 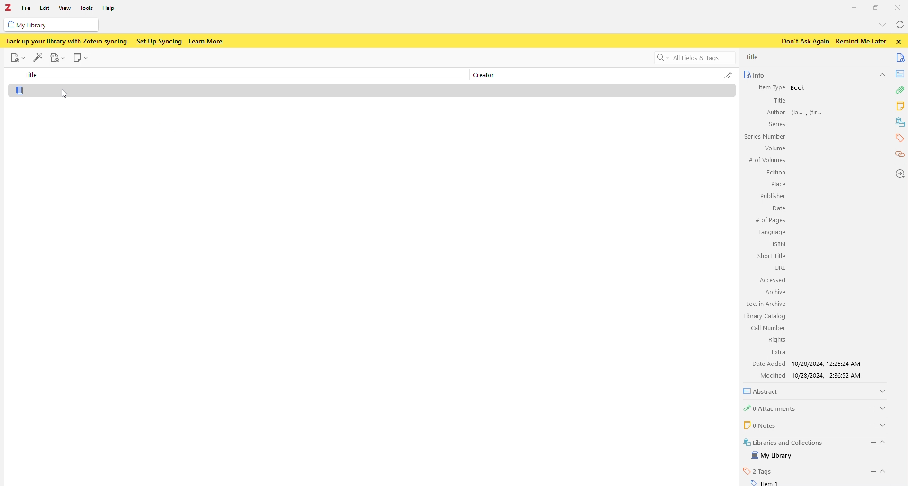 What do you see at coordinates (158, 41) in the screenshot?
I see `Set Up Syncing` at bounding box center [158, 41].